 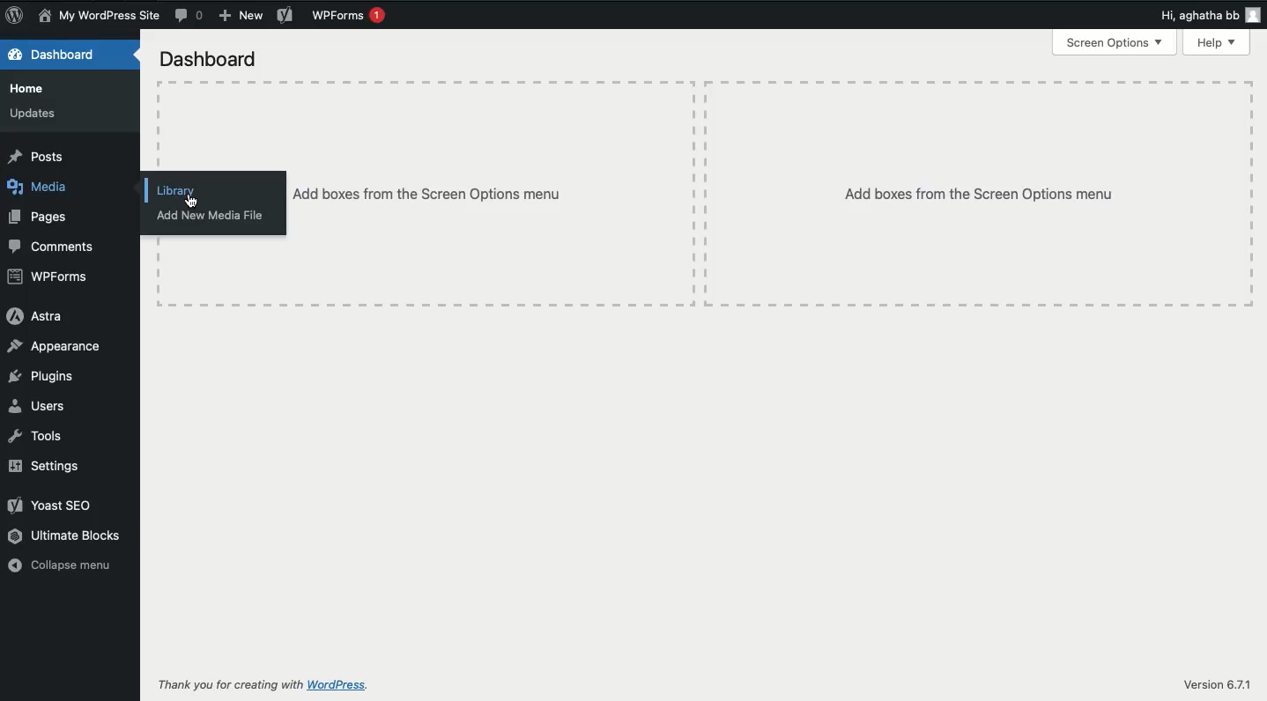 What do you see at coordinates (285, 17) in the screenshot?
I see `Yoast` at bounding box center [285, 17].